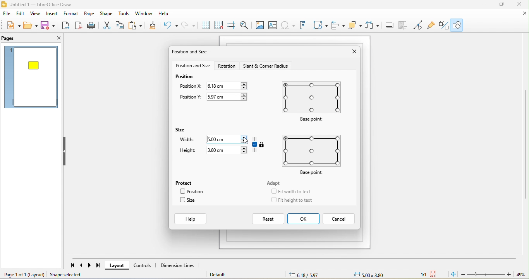 Image resolution: width=529 pixels, height=279 pixels. What do you see at coordinates (65, 152) in the screenshot?
I see `hide` at bounding box center [65, 152].